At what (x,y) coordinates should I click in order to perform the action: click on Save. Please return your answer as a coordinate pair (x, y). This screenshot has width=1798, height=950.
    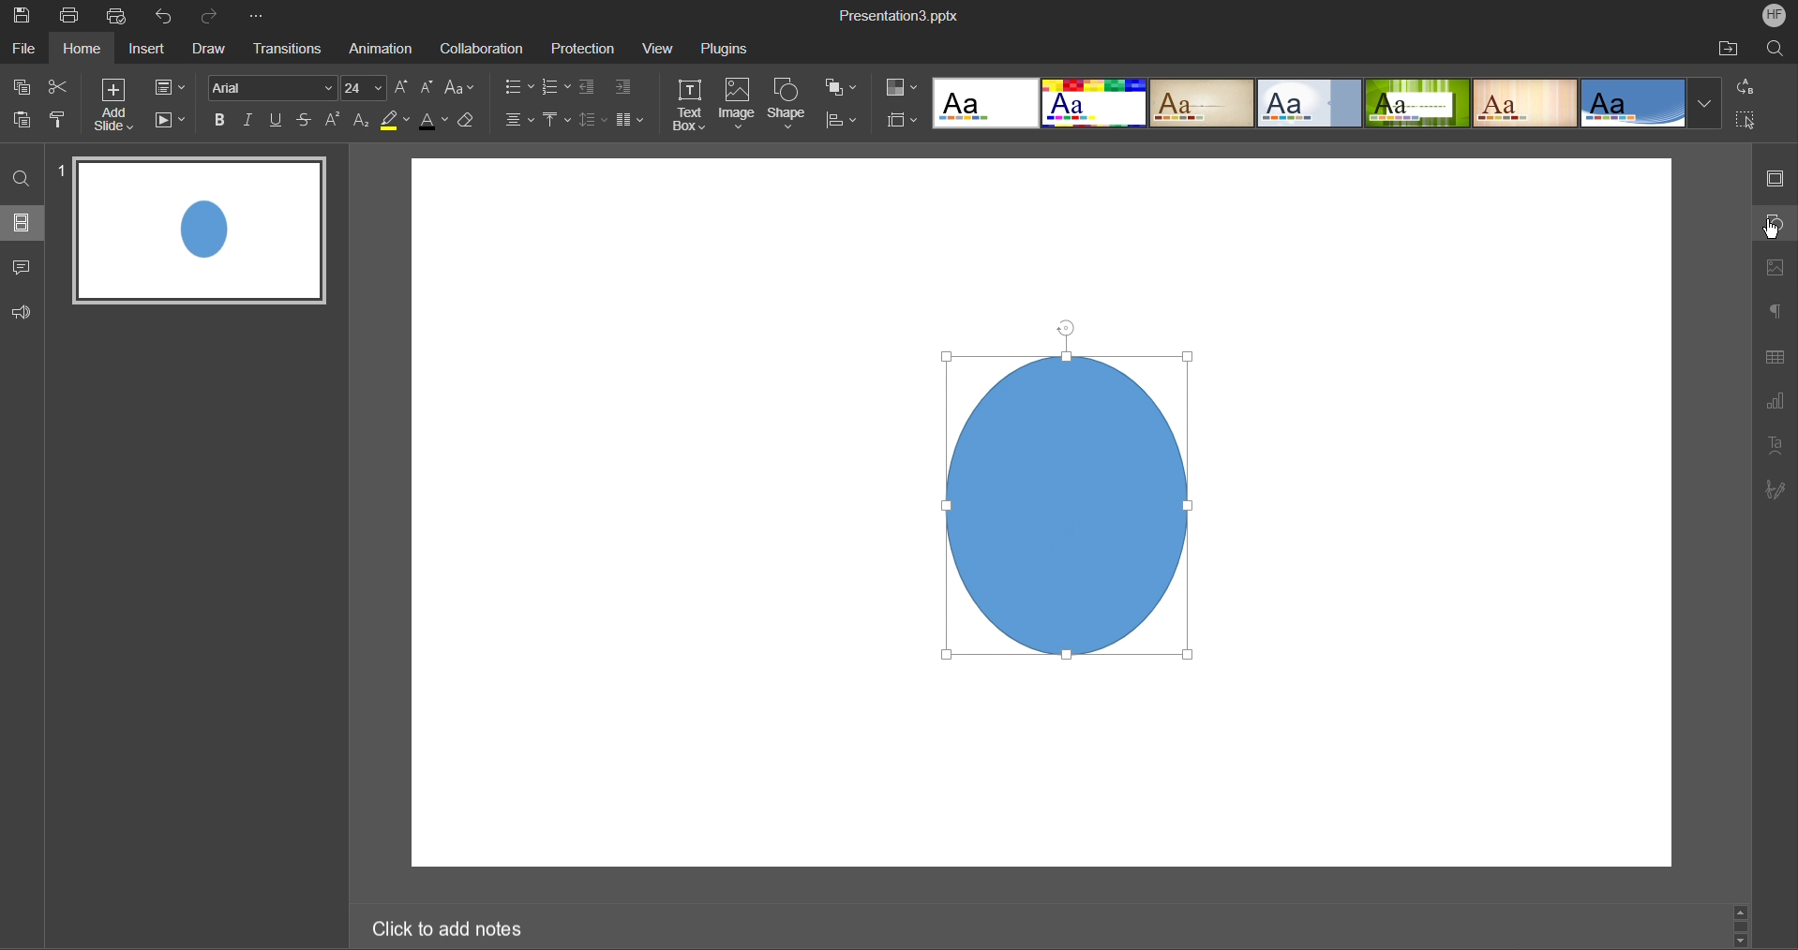
    Looking at the image, I should click on (24, 18).